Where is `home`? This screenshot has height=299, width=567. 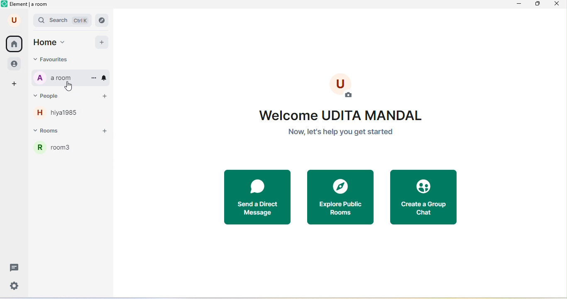 home is located at coordinates (15, 44).